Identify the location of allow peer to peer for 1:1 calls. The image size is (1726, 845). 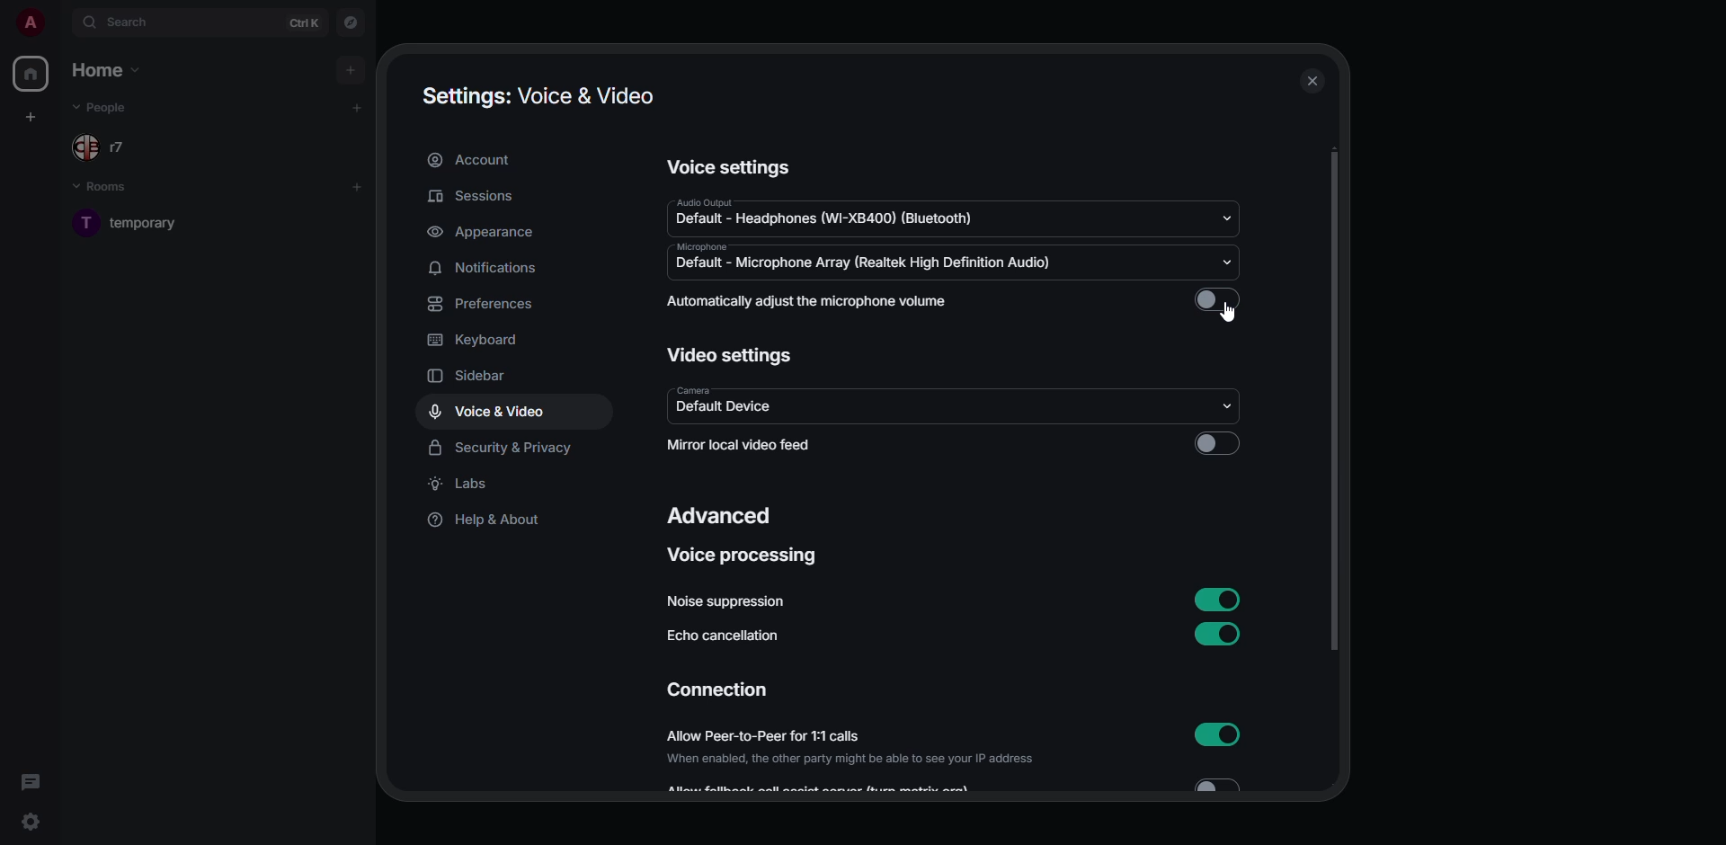
(805, 735).